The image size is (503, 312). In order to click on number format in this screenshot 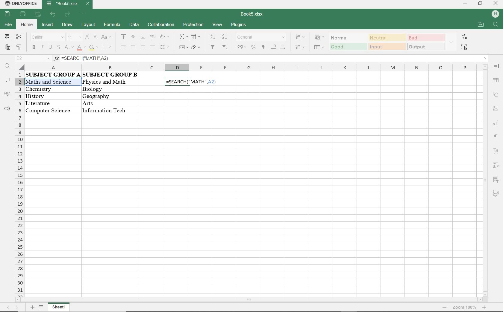, I will do `click(261, 38)`.